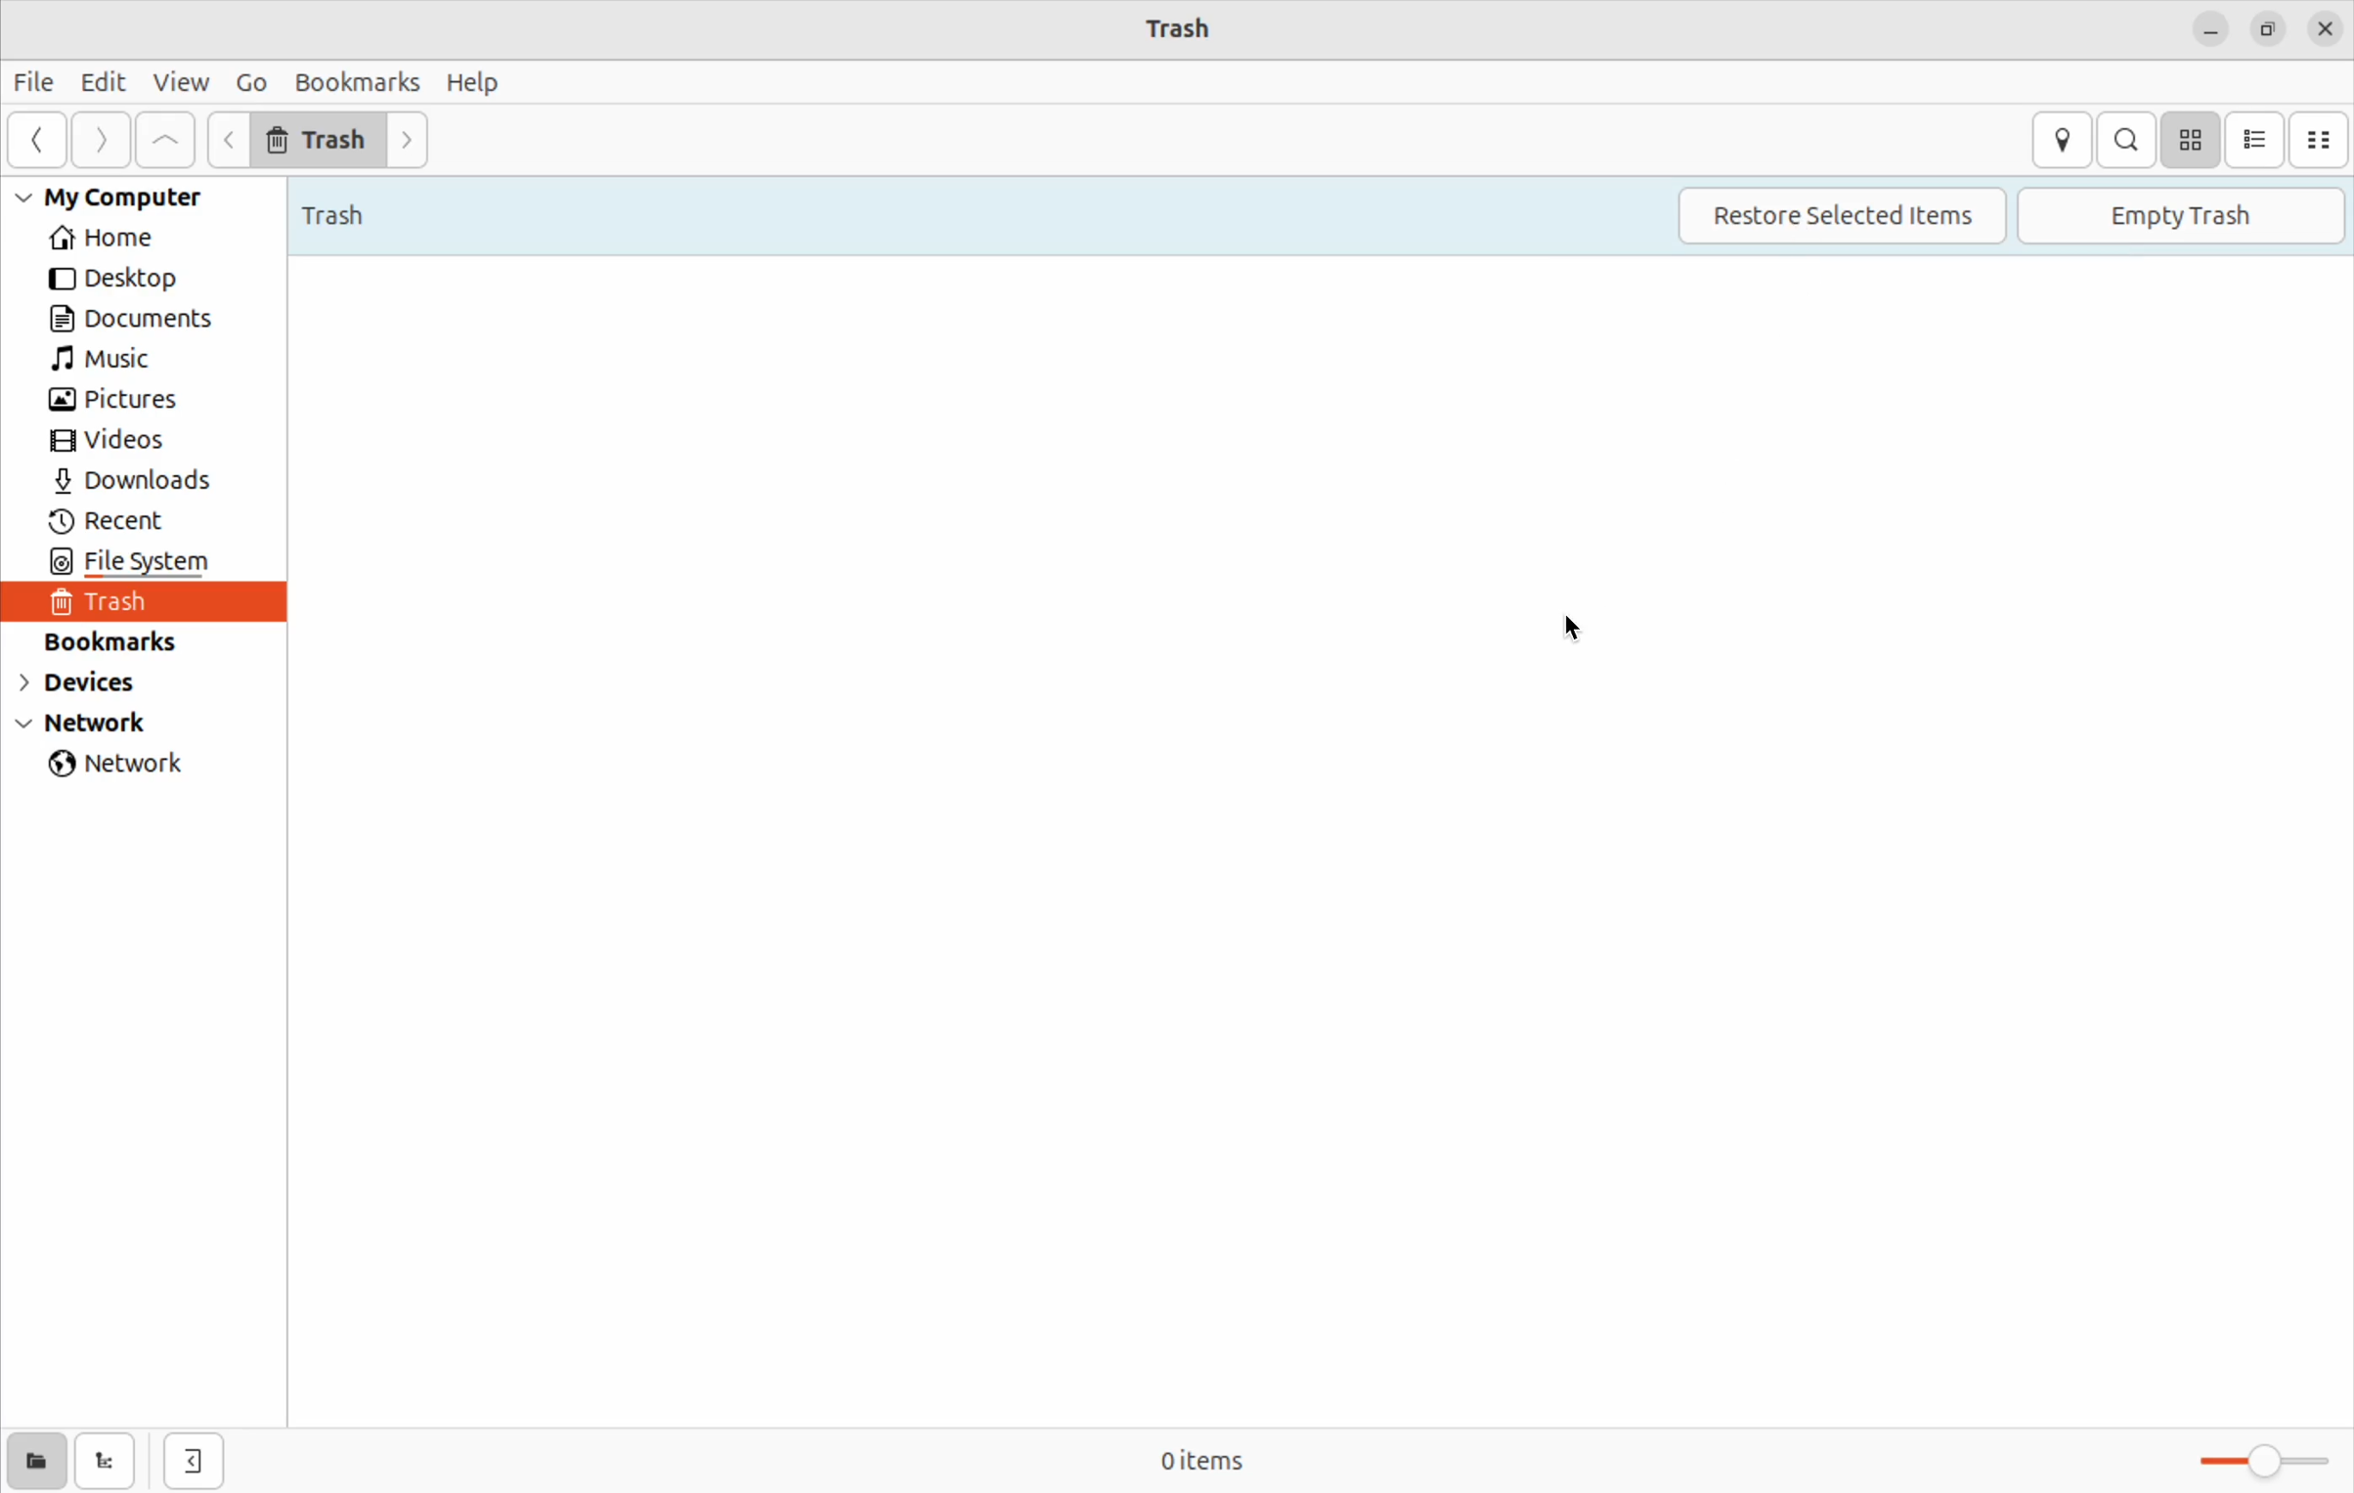  I want to click on view, so click(182, 84).